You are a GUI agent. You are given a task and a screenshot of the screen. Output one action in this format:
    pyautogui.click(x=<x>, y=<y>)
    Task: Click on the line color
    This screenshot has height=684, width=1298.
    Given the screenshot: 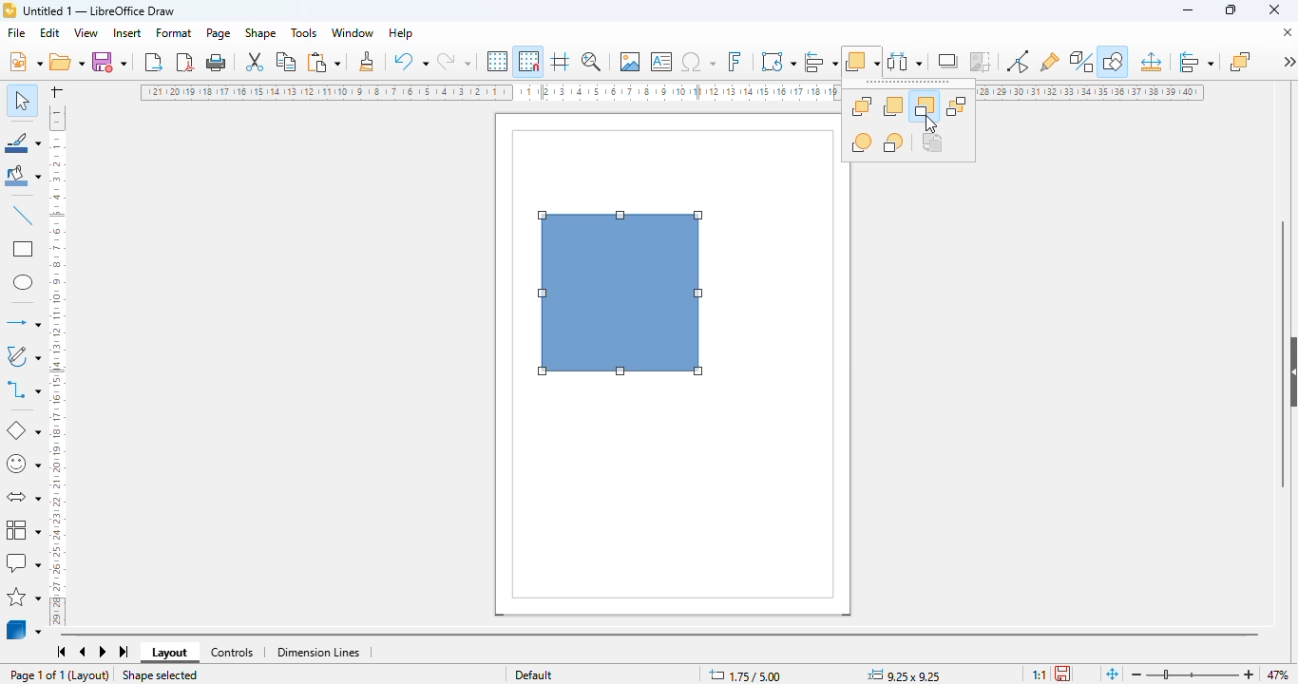 What is the action you would take?
    pyautogui.click(x=24, y=142)
    